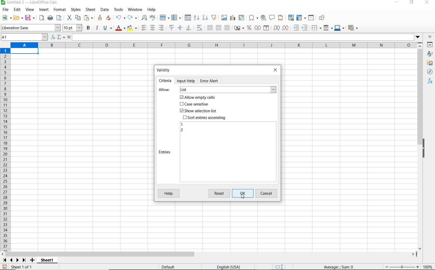 This screenshot has height=270, width=435. What do you see at coordinates (233, 18) in the screenshot?
I see `insert chart` at bounding box center [233, 18].